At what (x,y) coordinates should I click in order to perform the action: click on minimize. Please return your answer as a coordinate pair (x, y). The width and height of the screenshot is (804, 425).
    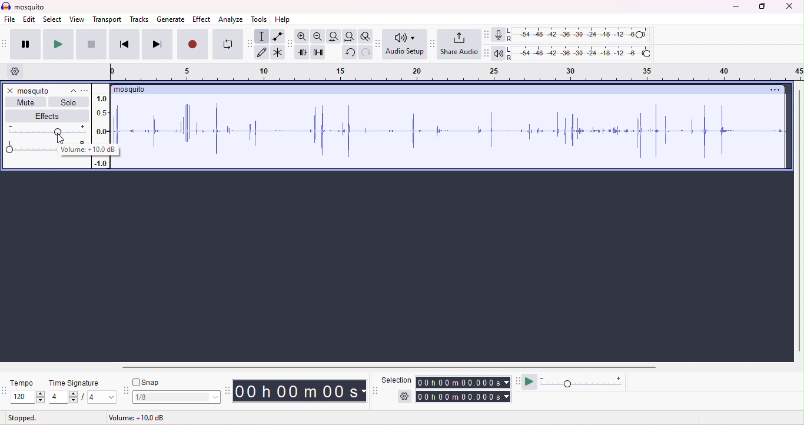
    Looking at the image, I should click on (735, 6).